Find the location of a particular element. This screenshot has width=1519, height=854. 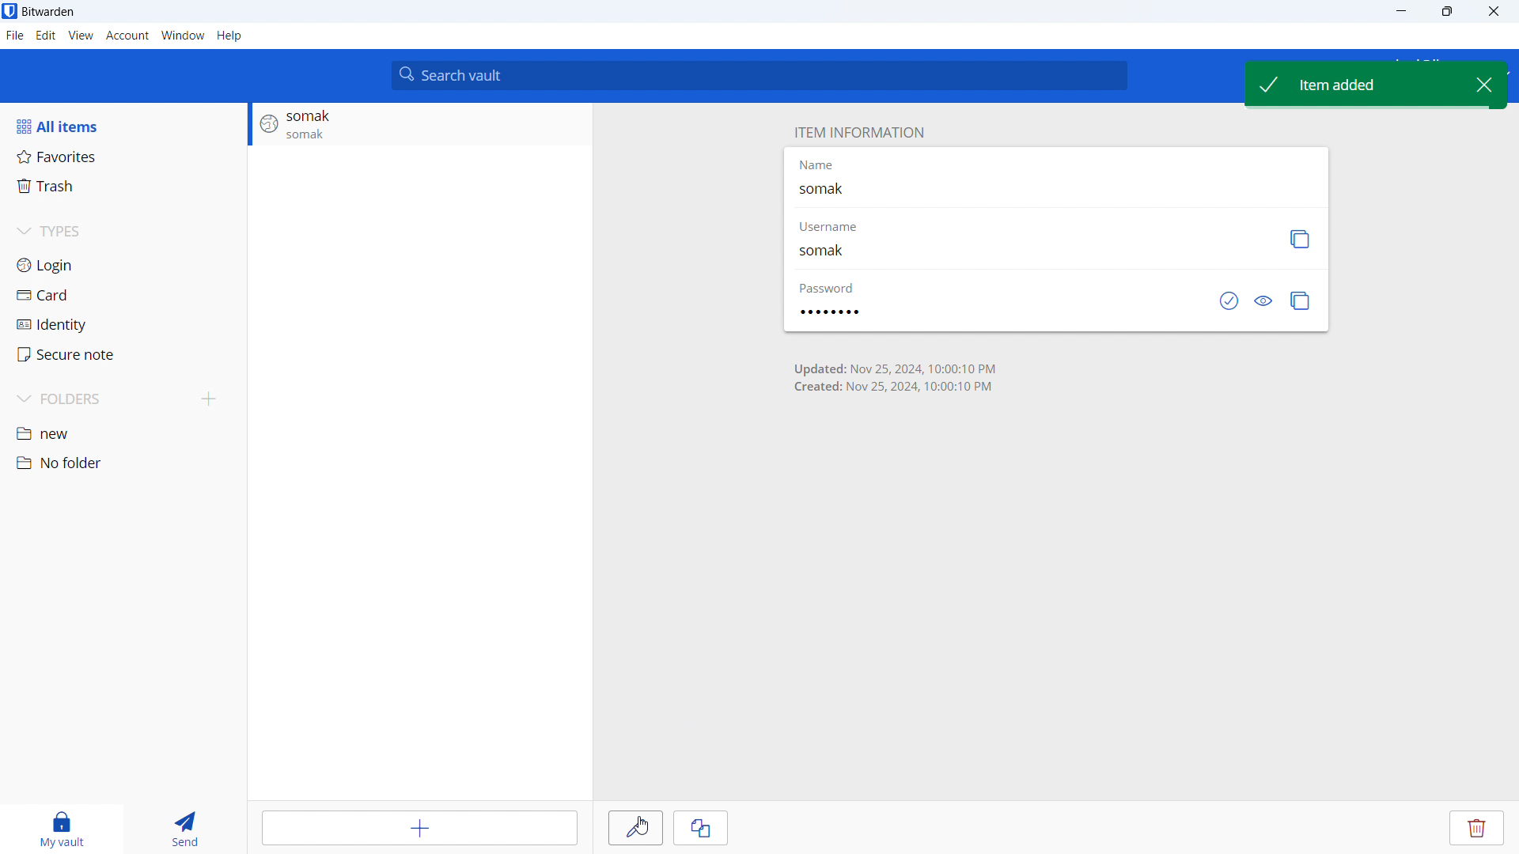

UPDATION AND CREATION DATE is located at coordinates (919, 377).